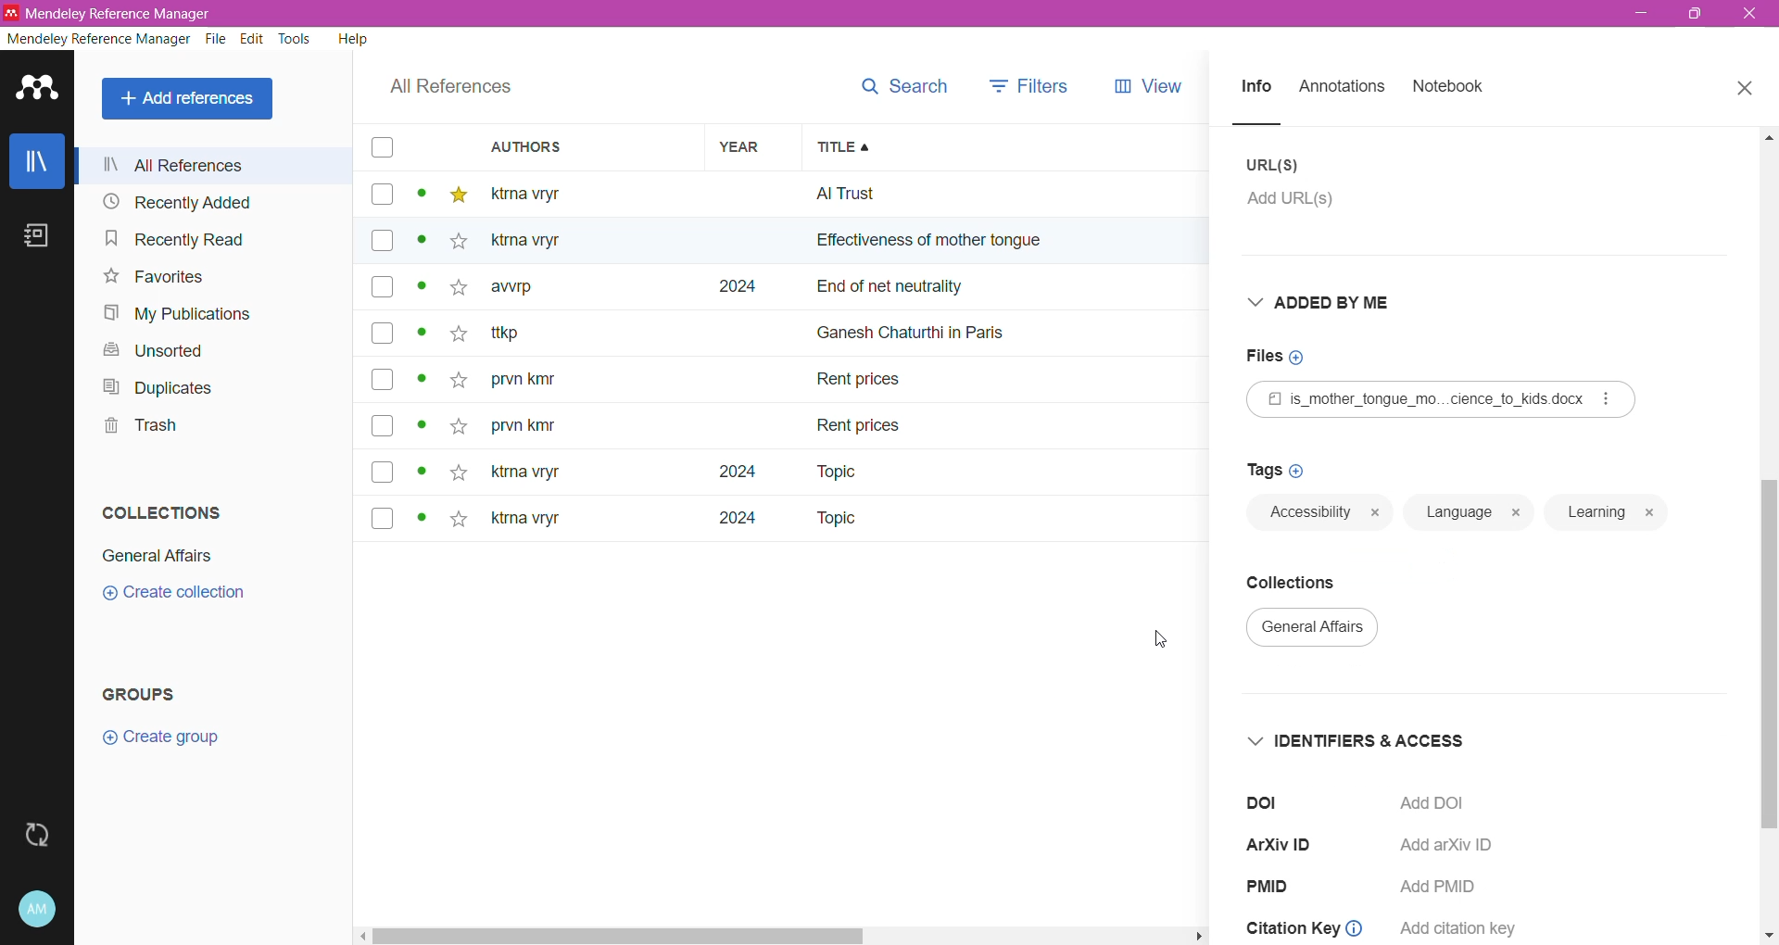 This screenshot has width=1779, height=945. What do you see at coordinates (1690, 20) in the screenshot?
I see `maximize` at bounding box center [1690, 20].